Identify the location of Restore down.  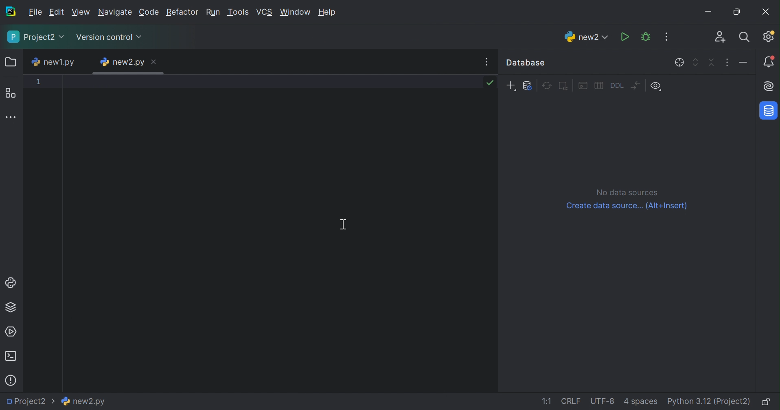
(737, 13).